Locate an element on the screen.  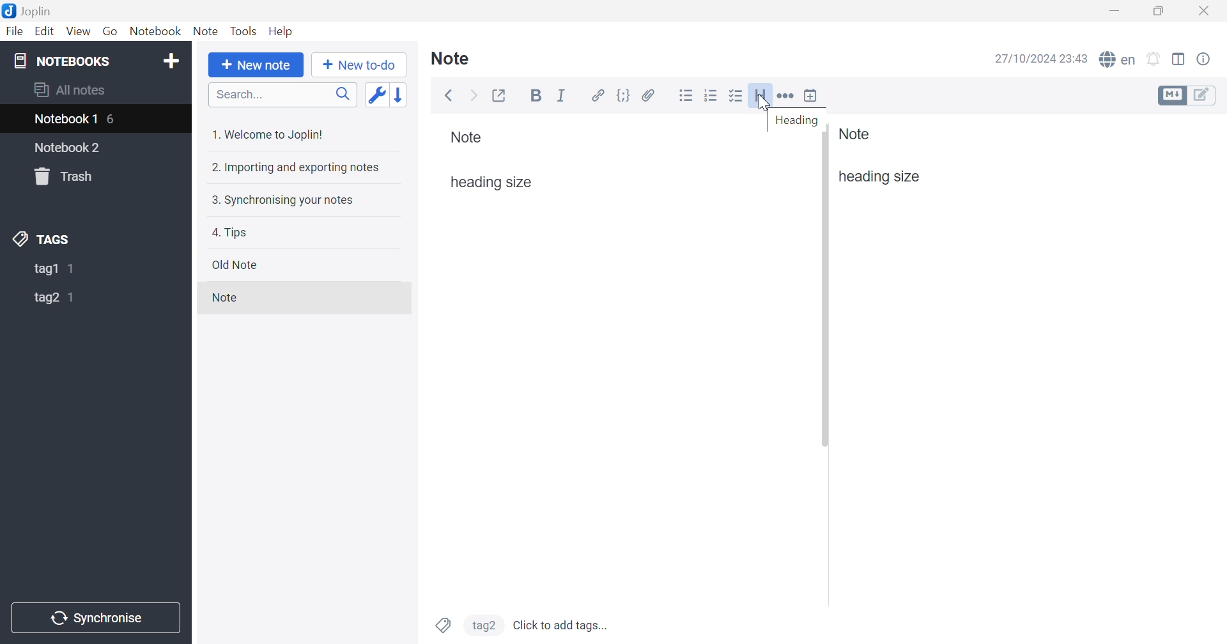
Note is located at coordinates (451, 59).